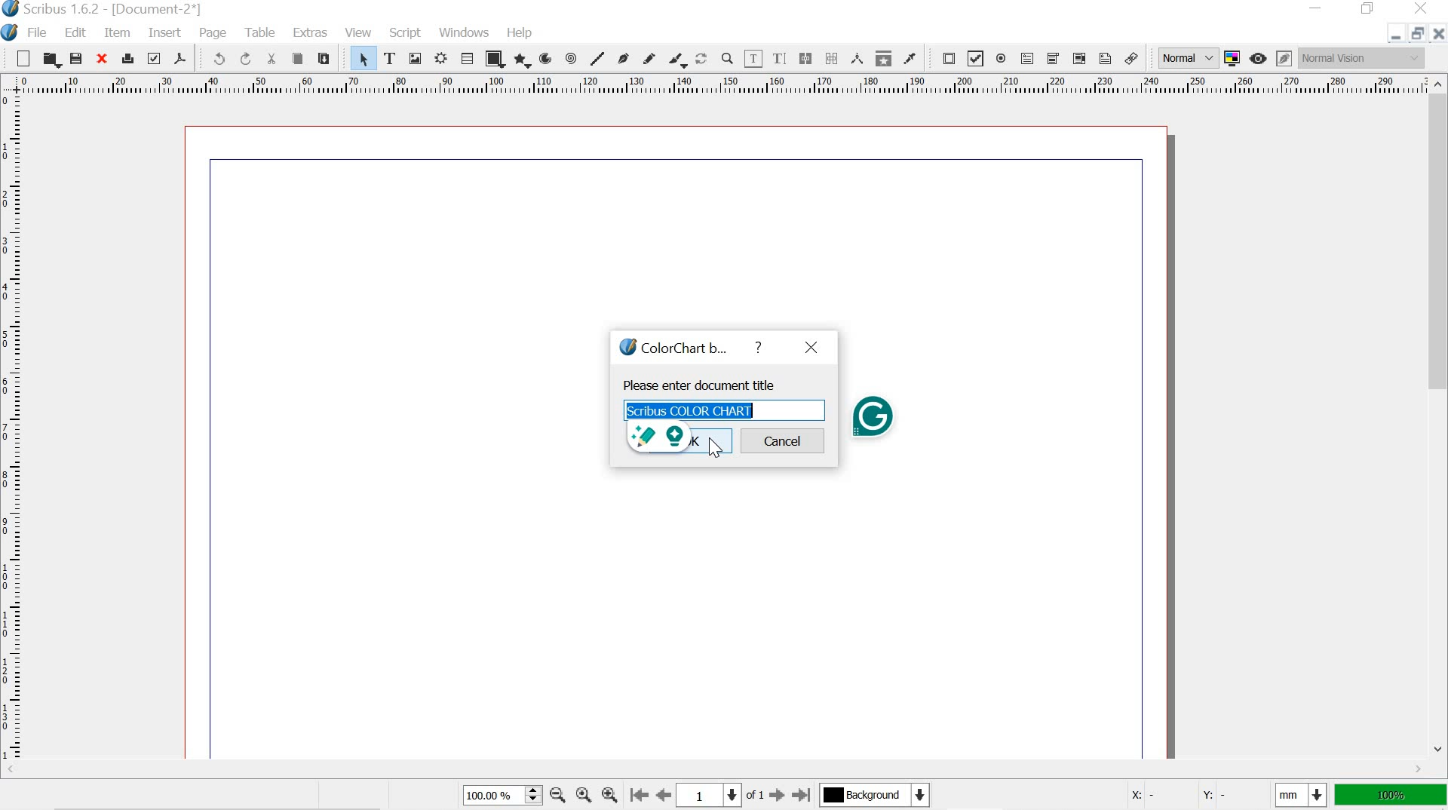 This screenshot has width=1448, height=810. I want to click on toggle color management system, so click(1234, 57).